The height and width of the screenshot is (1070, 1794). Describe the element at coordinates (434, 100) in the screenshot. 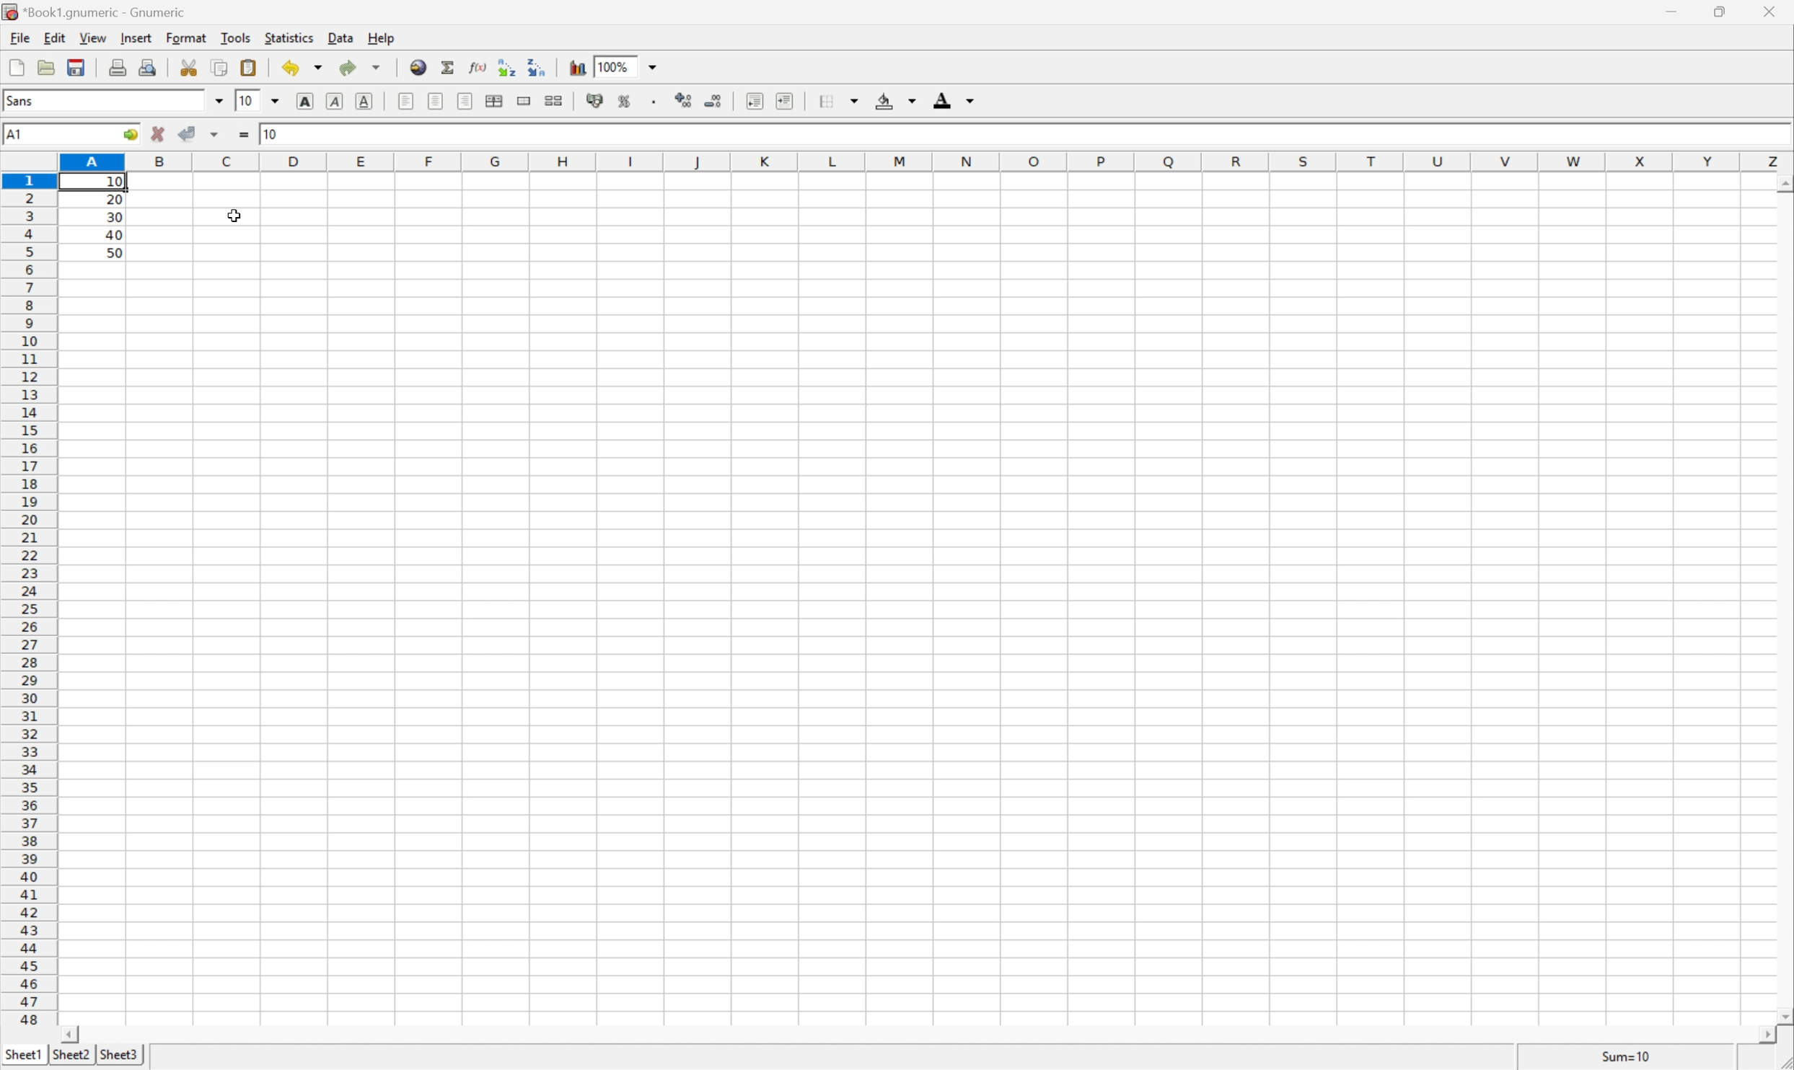

I see `center horizontally` at that location.